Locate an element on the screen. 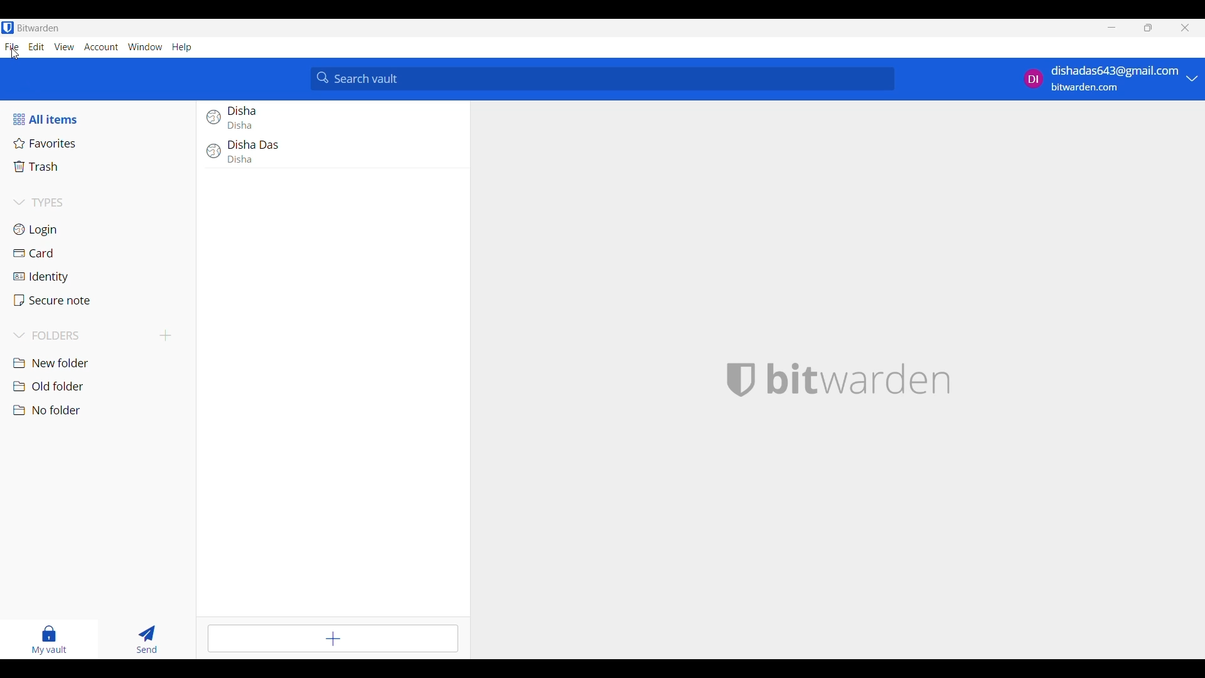  Window menu is located at coordinates (145, 47).